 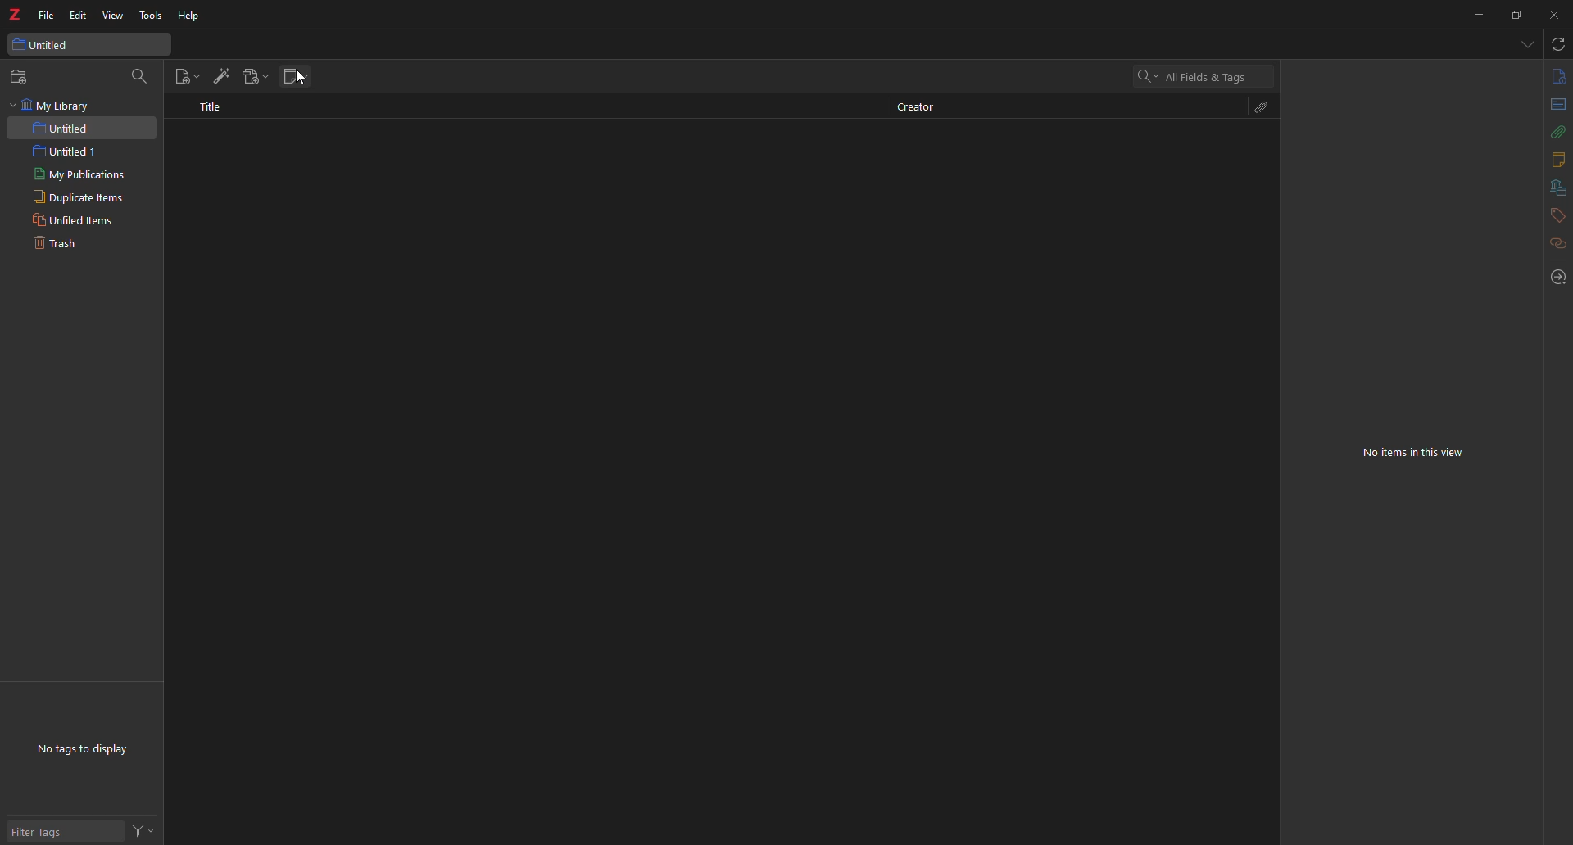 What do you see at coordinates (1550, 215) in the screenshot?
I see `tags` at bounding box center [1550, 215].